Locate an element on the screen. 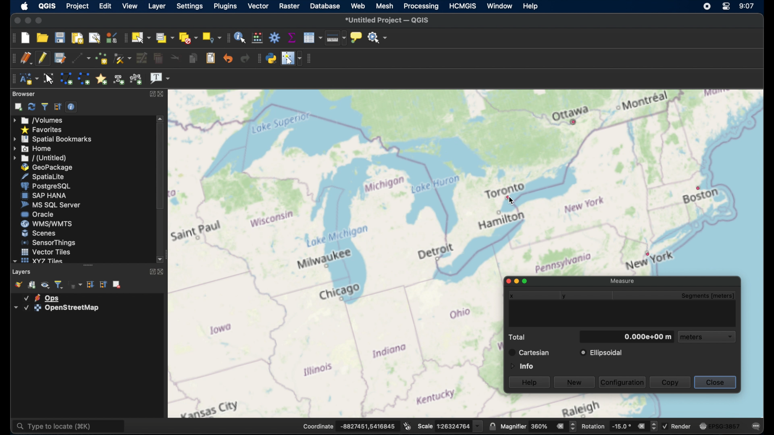 This screenshot has width=774, height=435. information is located at coordinates (521, 365).